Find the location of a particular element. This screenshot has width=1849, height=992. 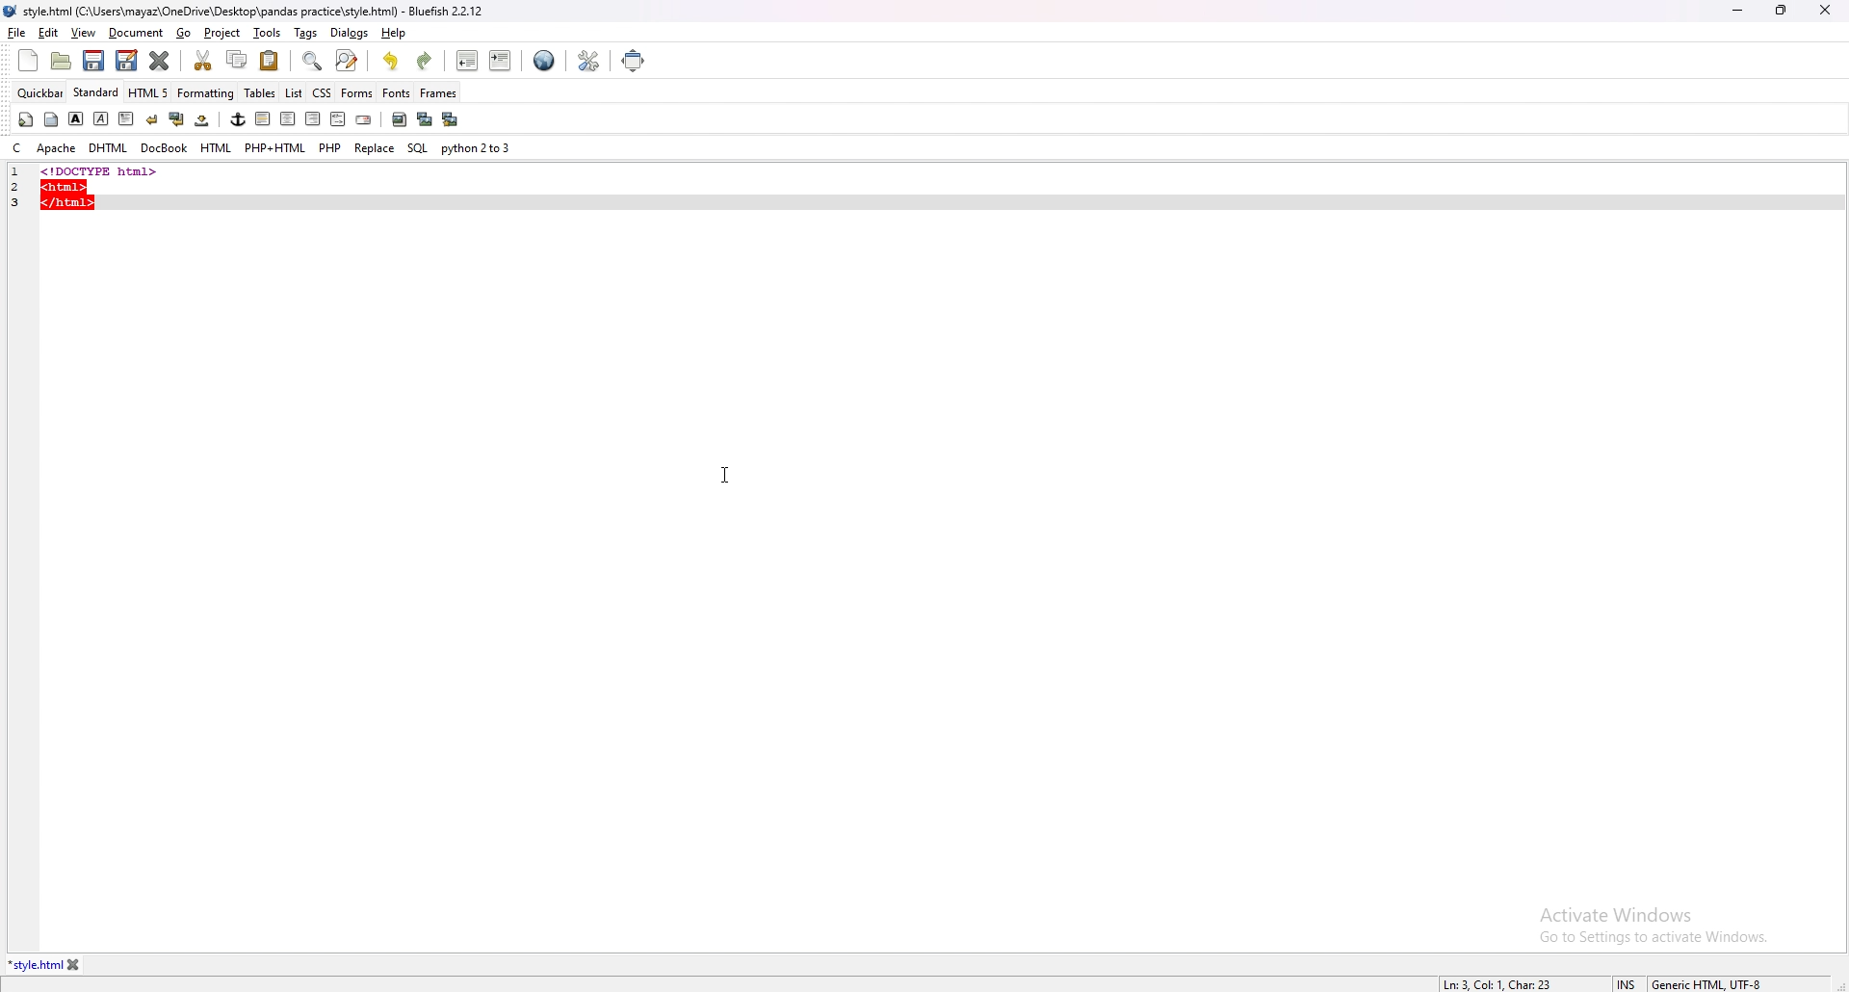

html is located at coordinates (217, 148).